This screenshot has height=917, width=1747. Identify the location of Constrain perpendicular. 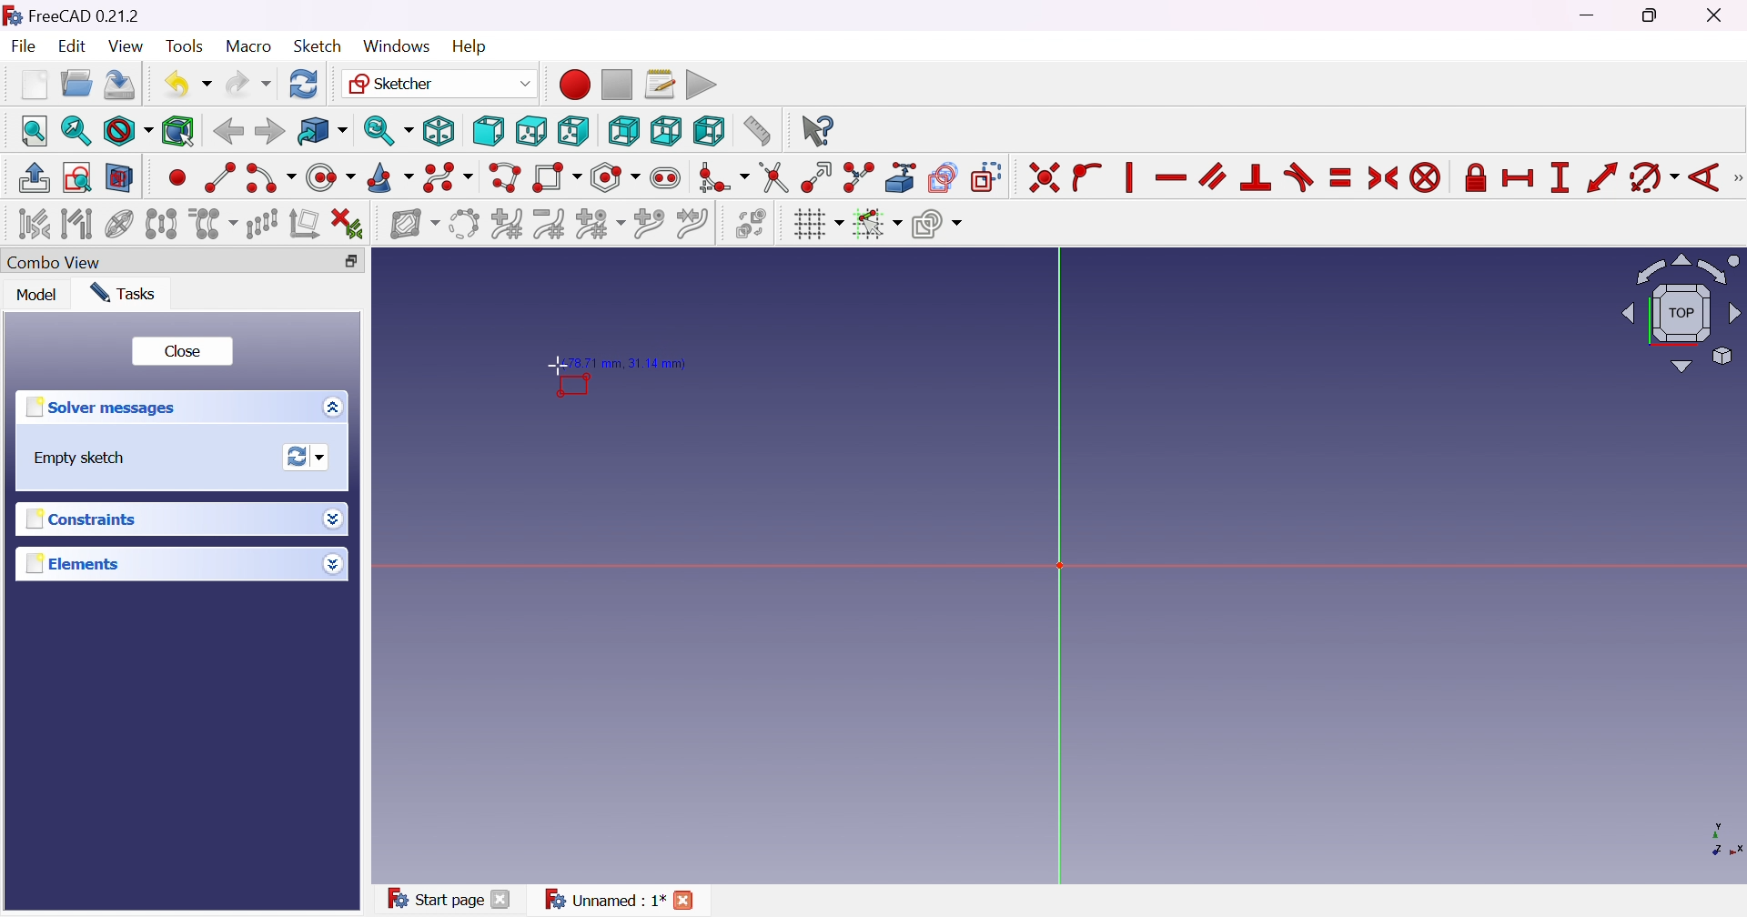
(1257, 178).